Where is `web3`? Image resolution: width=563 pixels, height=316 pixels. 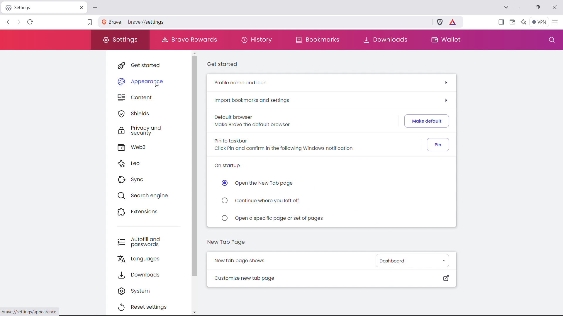
web3 is located at coordinates (149, 147).